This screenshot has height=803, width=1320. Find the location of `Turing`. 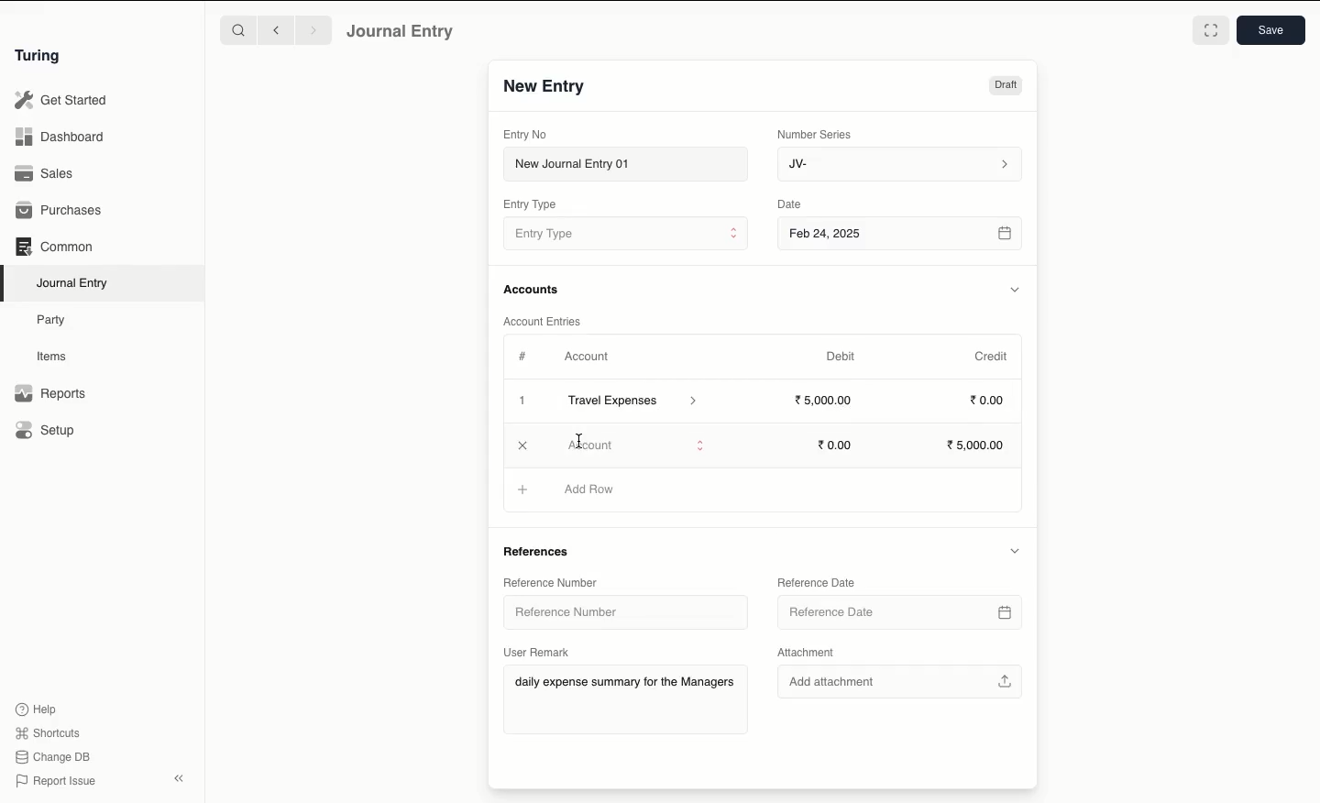

Turing is located at coordinates (41, 57).